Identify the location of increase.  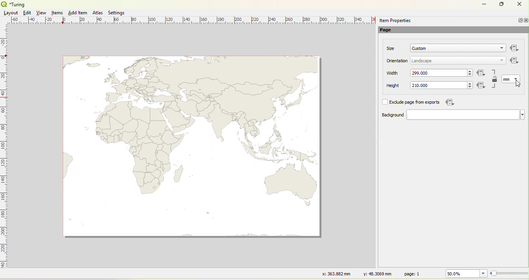
(469, 83).